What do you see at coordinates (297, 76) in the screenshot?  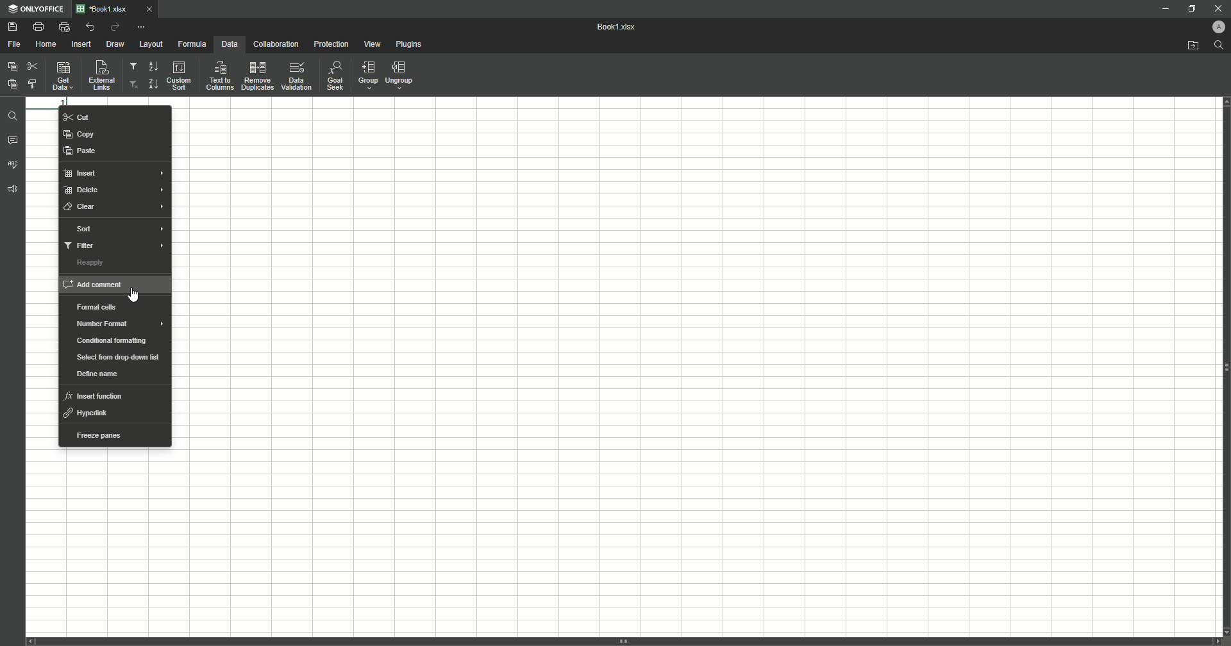 I see `Data Validation` at bounding box center [297, 76].